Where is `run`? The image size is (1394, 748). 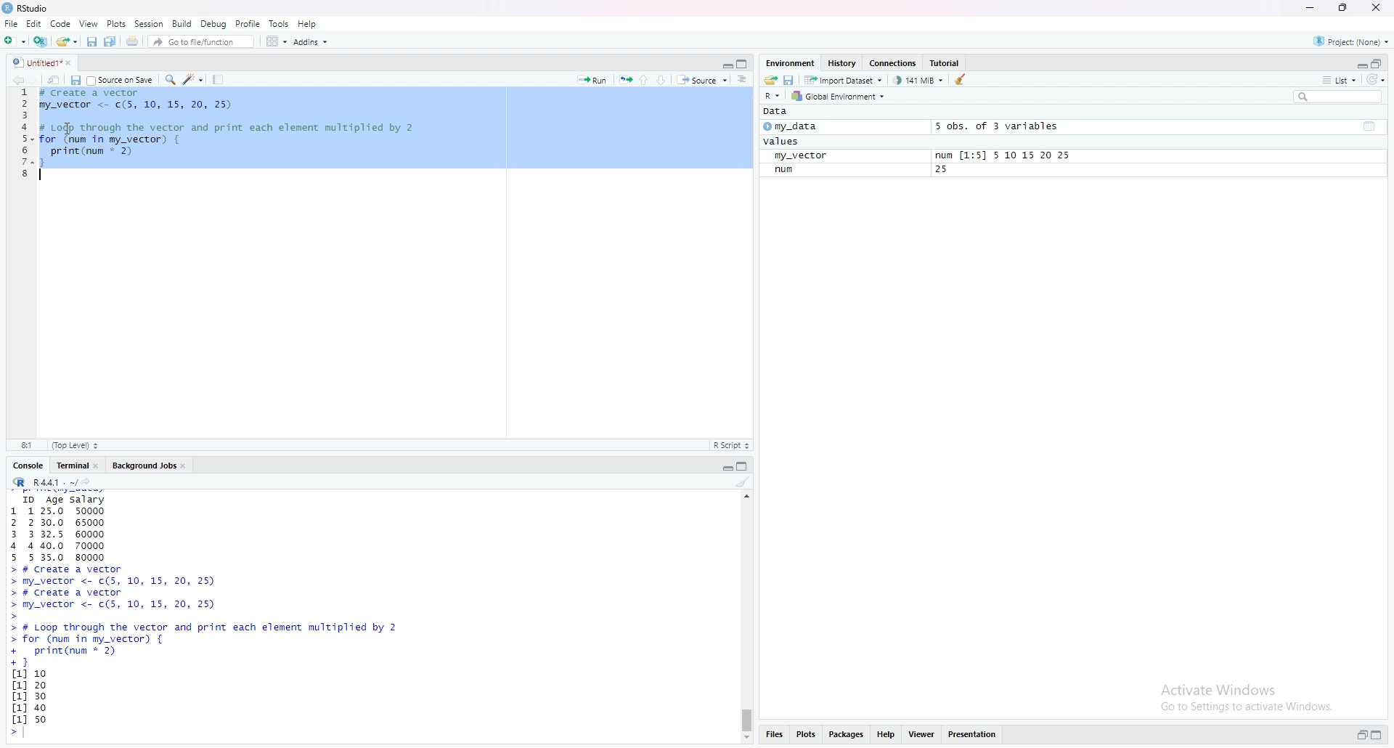
run is located at coordinates (788, 171).